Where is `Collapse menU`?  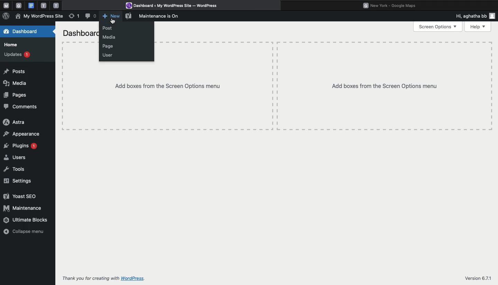
Collapse menU is located at coordinates (26, 232).